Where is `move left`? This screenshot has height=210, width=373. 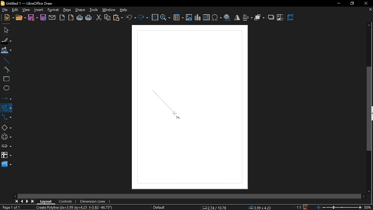 move left is located at coordinates (15, 196).